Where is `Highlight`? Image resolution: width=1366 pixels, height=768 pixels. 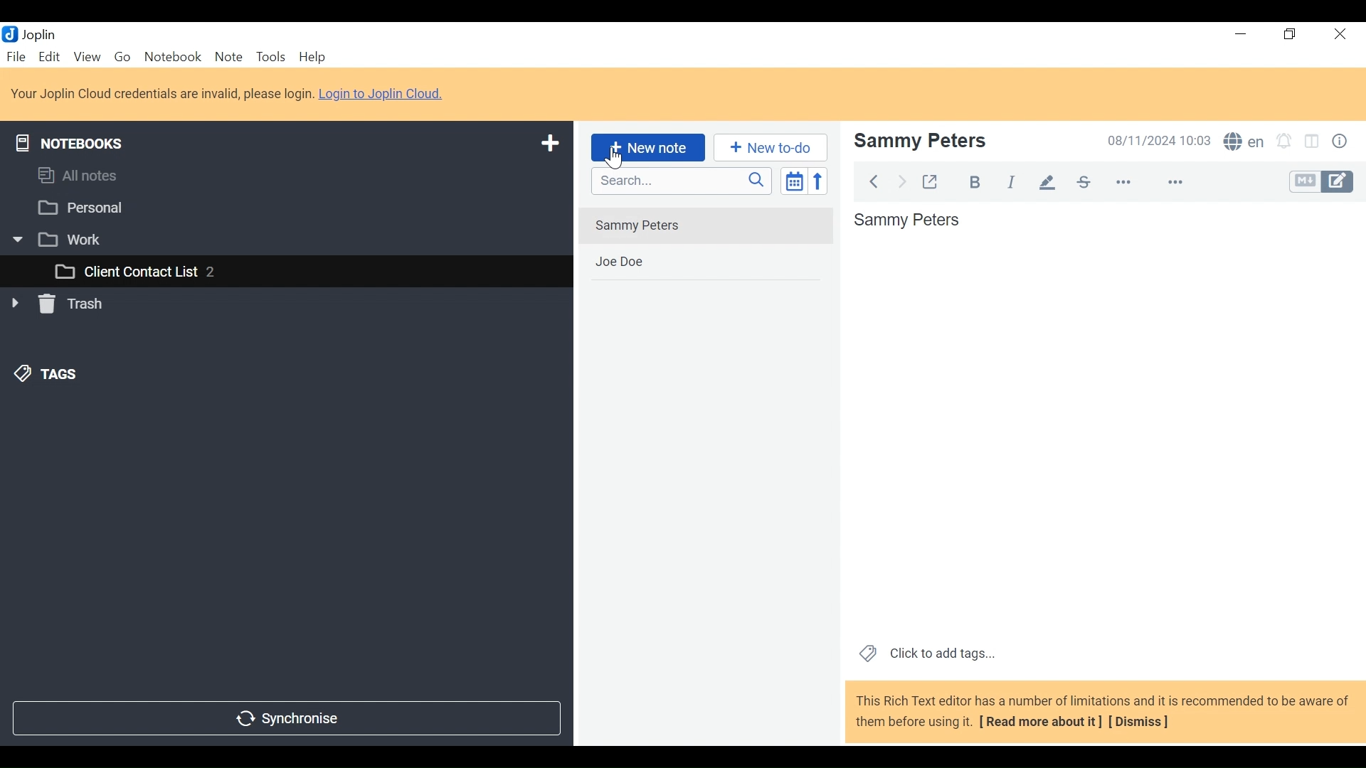
Highlight is located at coordinates (1048, 183).